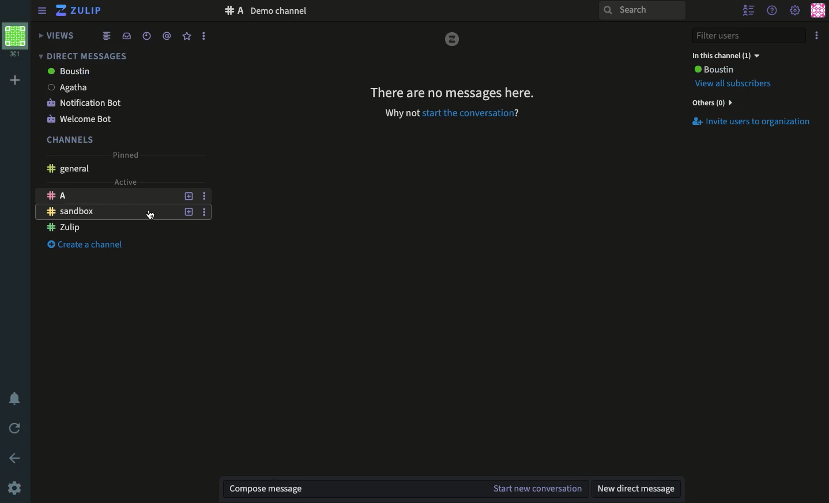 The image size is (829, 503). I want to click on Options, so click(204, 211).